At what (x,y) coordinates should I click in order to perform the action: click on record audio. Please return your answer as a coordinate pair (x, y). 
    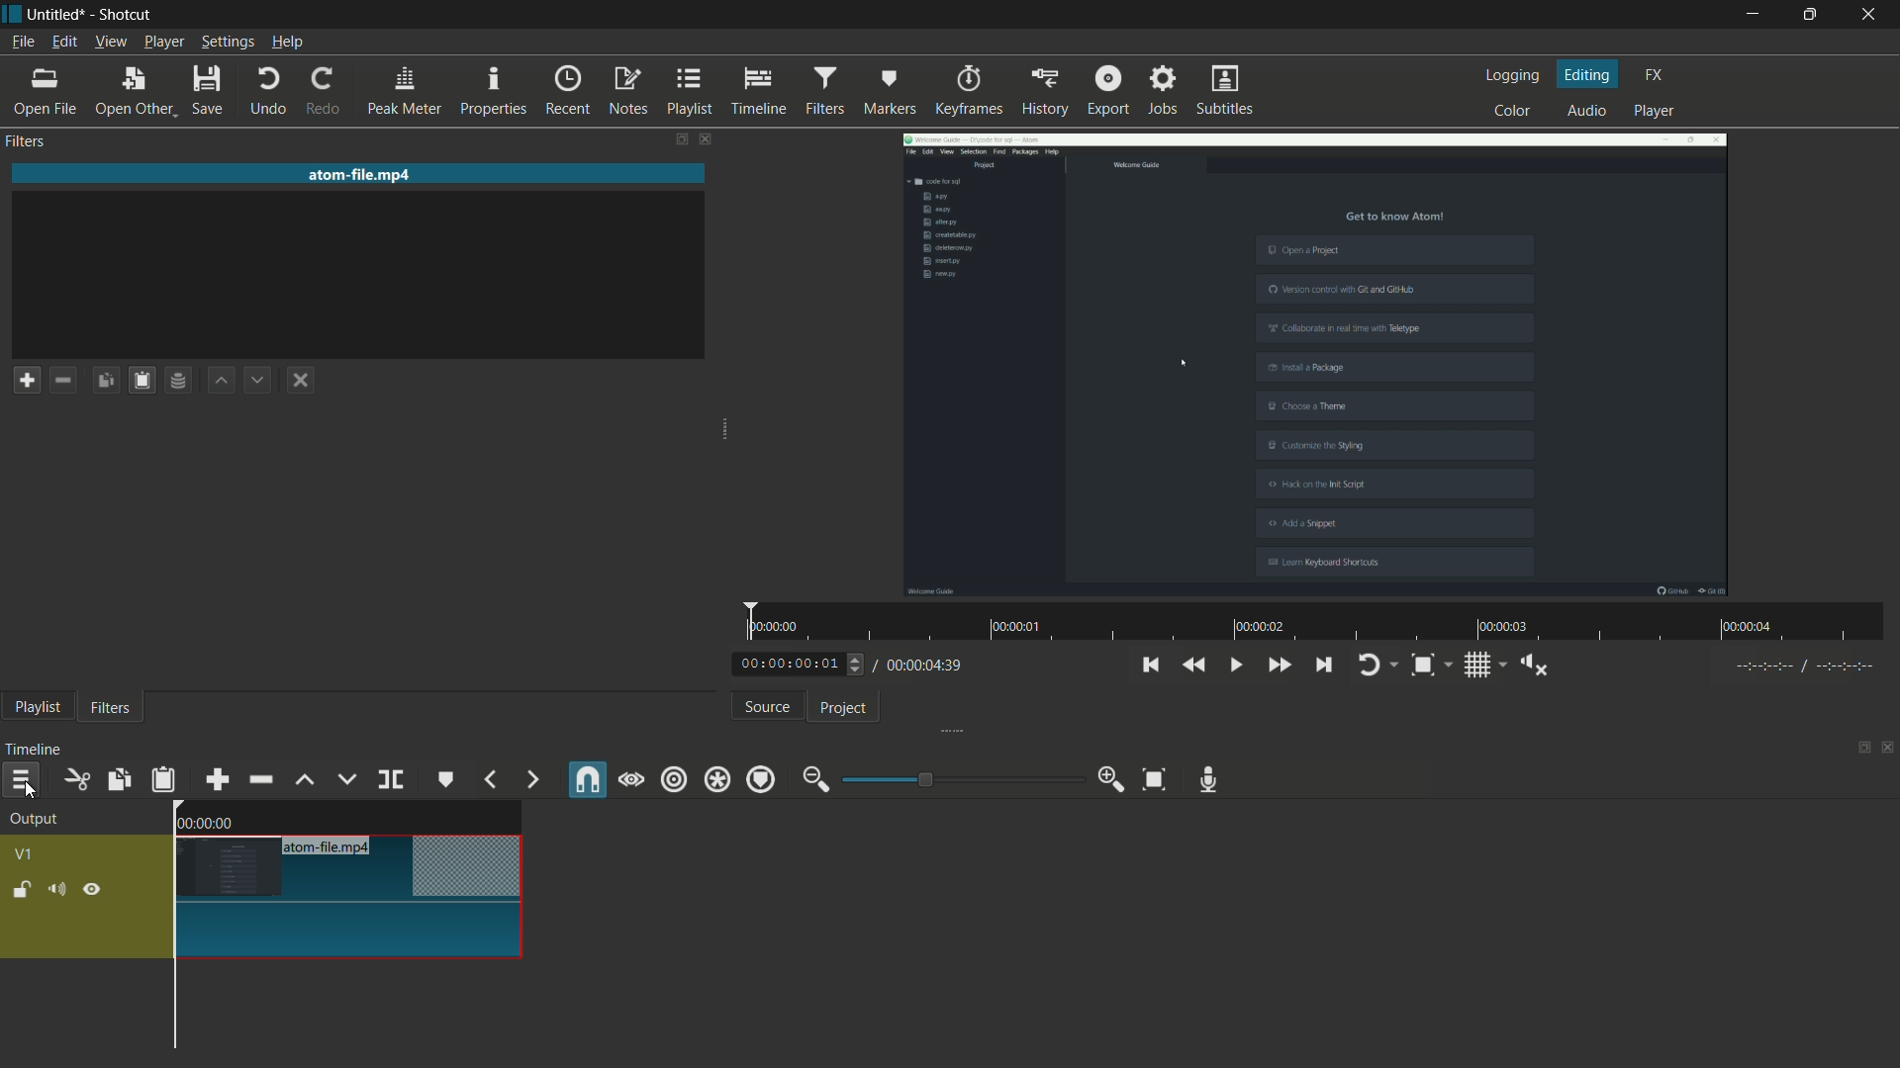
    Looking at the image, I should click on (1208, 781).